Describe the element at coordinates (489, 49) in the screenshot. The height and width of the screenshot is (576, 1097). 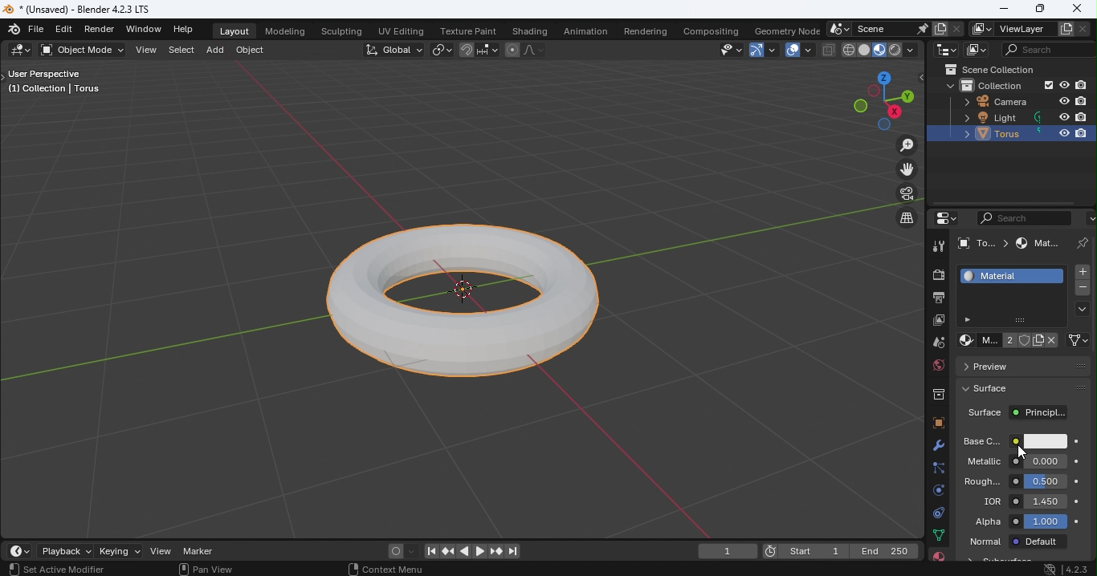
I see `Snapping` at that location.